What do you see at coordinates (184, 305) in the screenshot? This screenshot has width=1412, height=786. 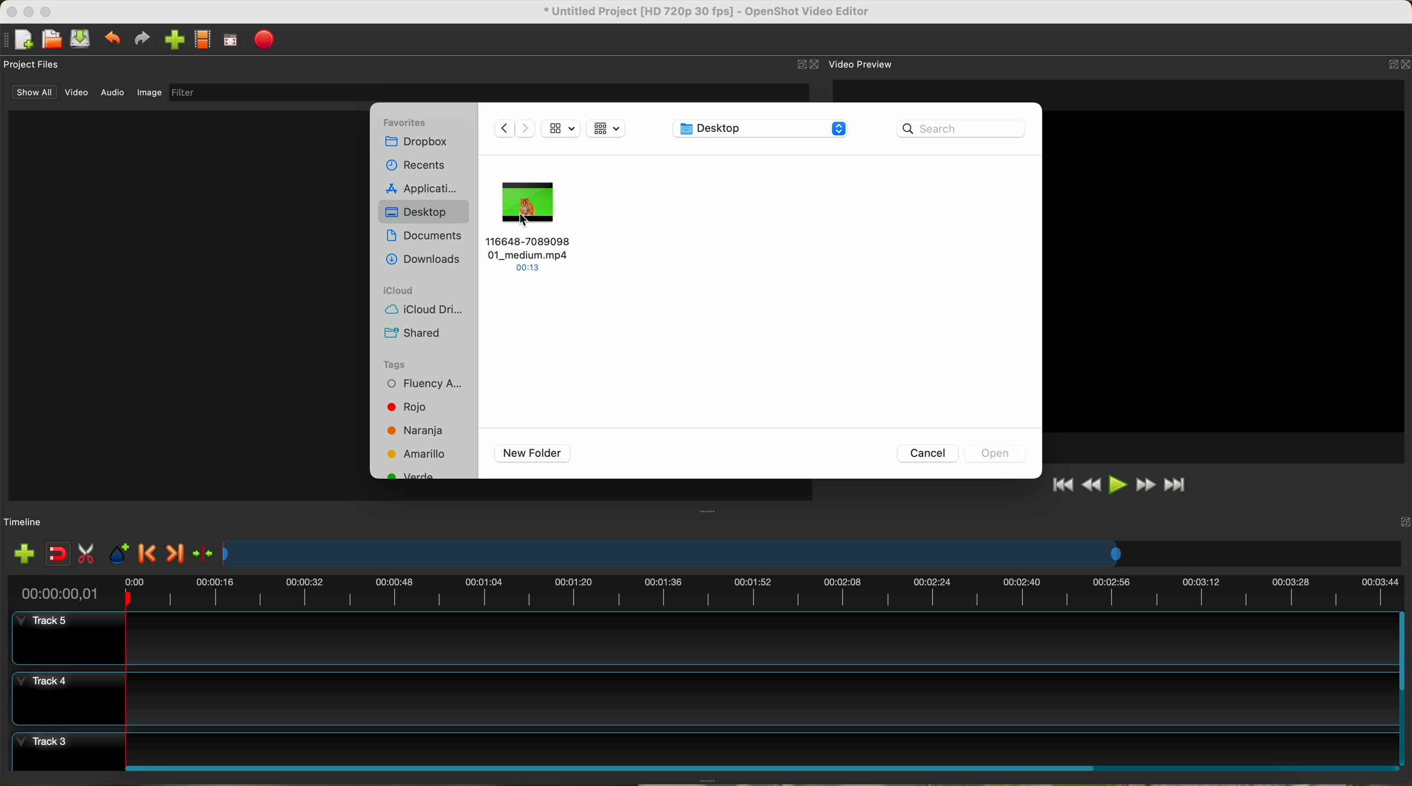 I see `window files` at bounding box center [184, 305].